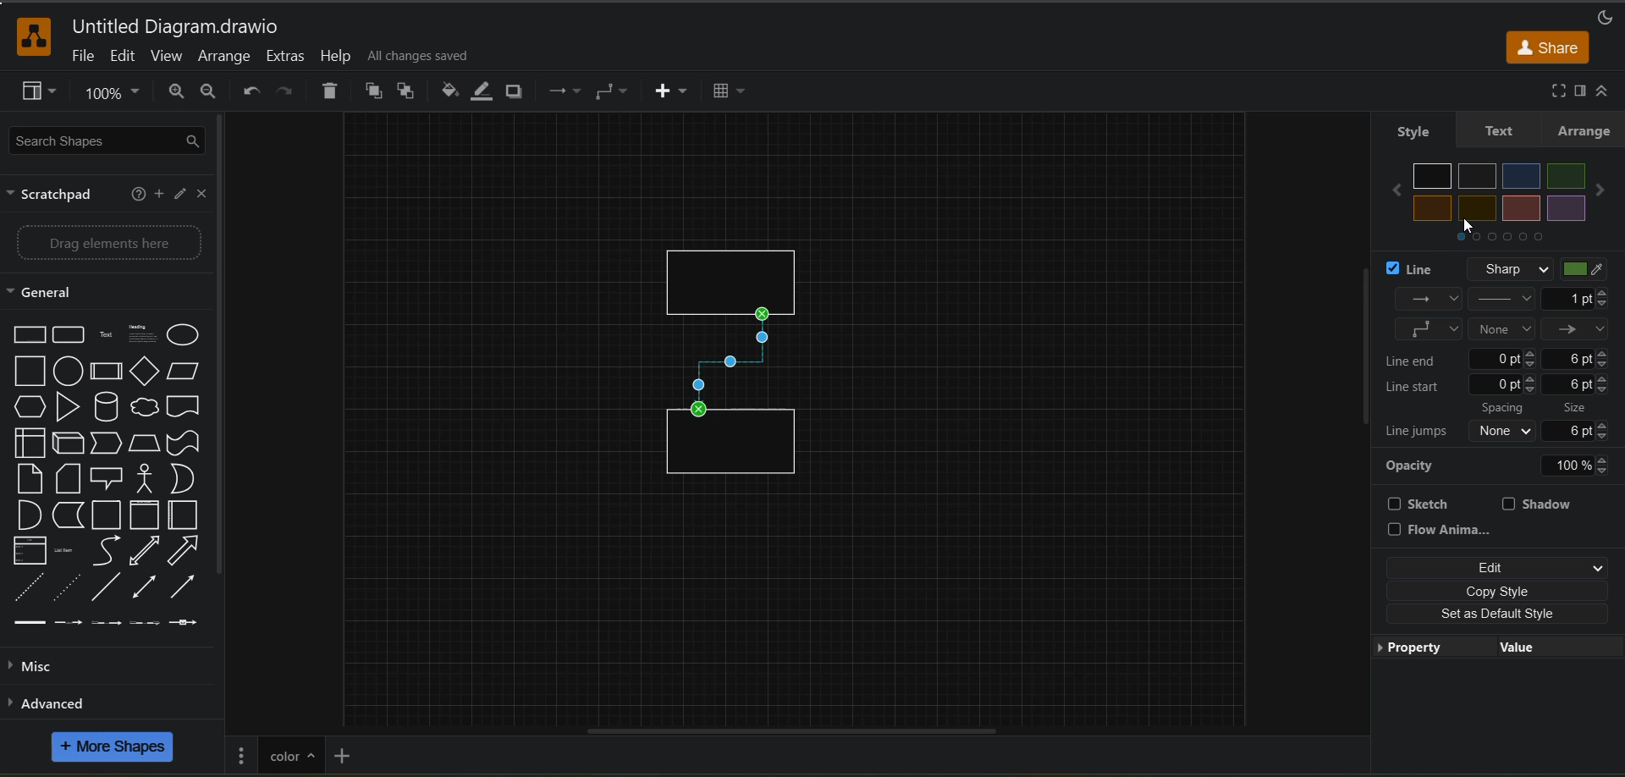 The height and width of the screenshot is (777, 1625). I want to click on Hexagon, so click(29, 407).